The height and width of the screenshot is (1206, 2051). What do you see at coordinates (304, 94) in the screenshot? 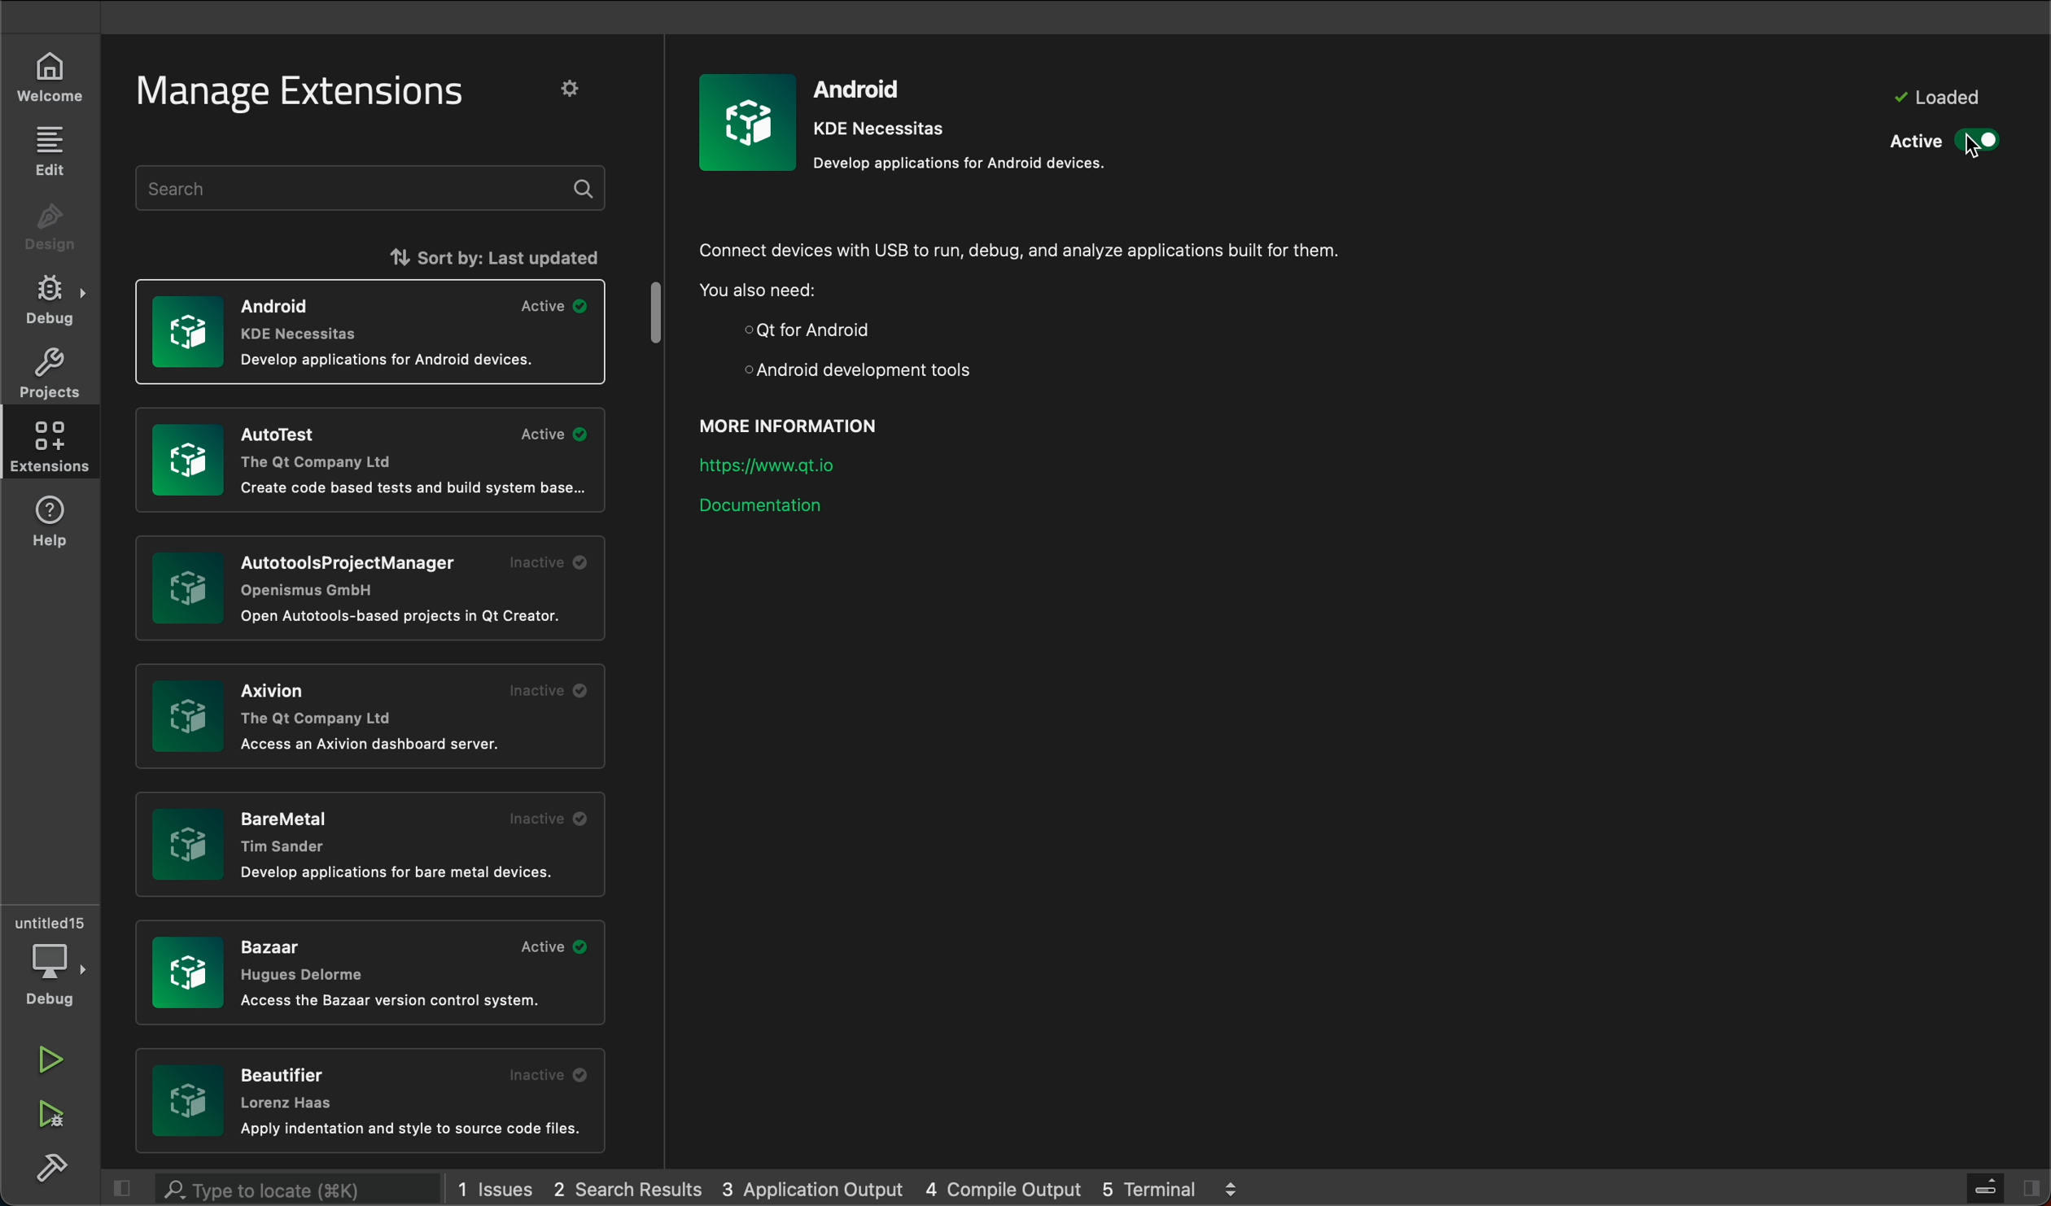
I see `manage extension` at bounding box center [304, 94].